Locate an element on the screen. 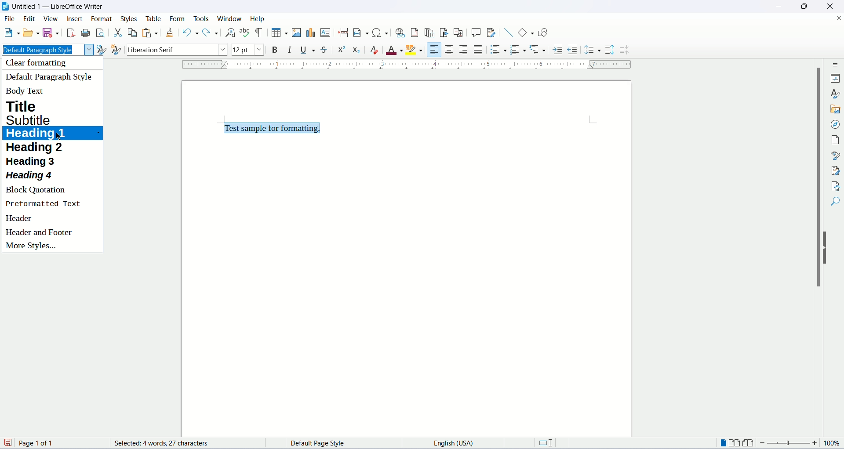 This screenshot has height=449, width=844. words and characters is located at coordinates (152, 443).